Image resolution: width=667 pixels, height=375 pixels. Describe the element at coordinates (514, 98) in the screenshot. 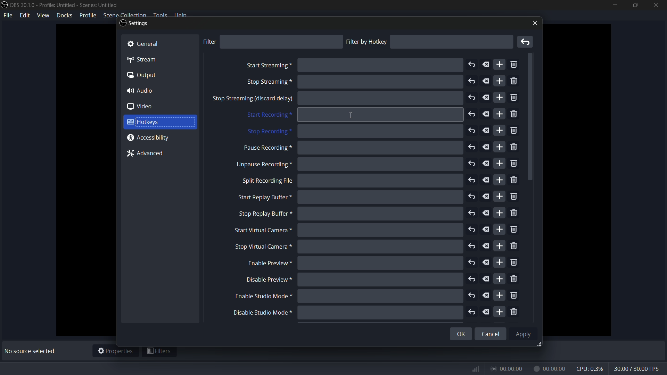

I see `remove` at that location.